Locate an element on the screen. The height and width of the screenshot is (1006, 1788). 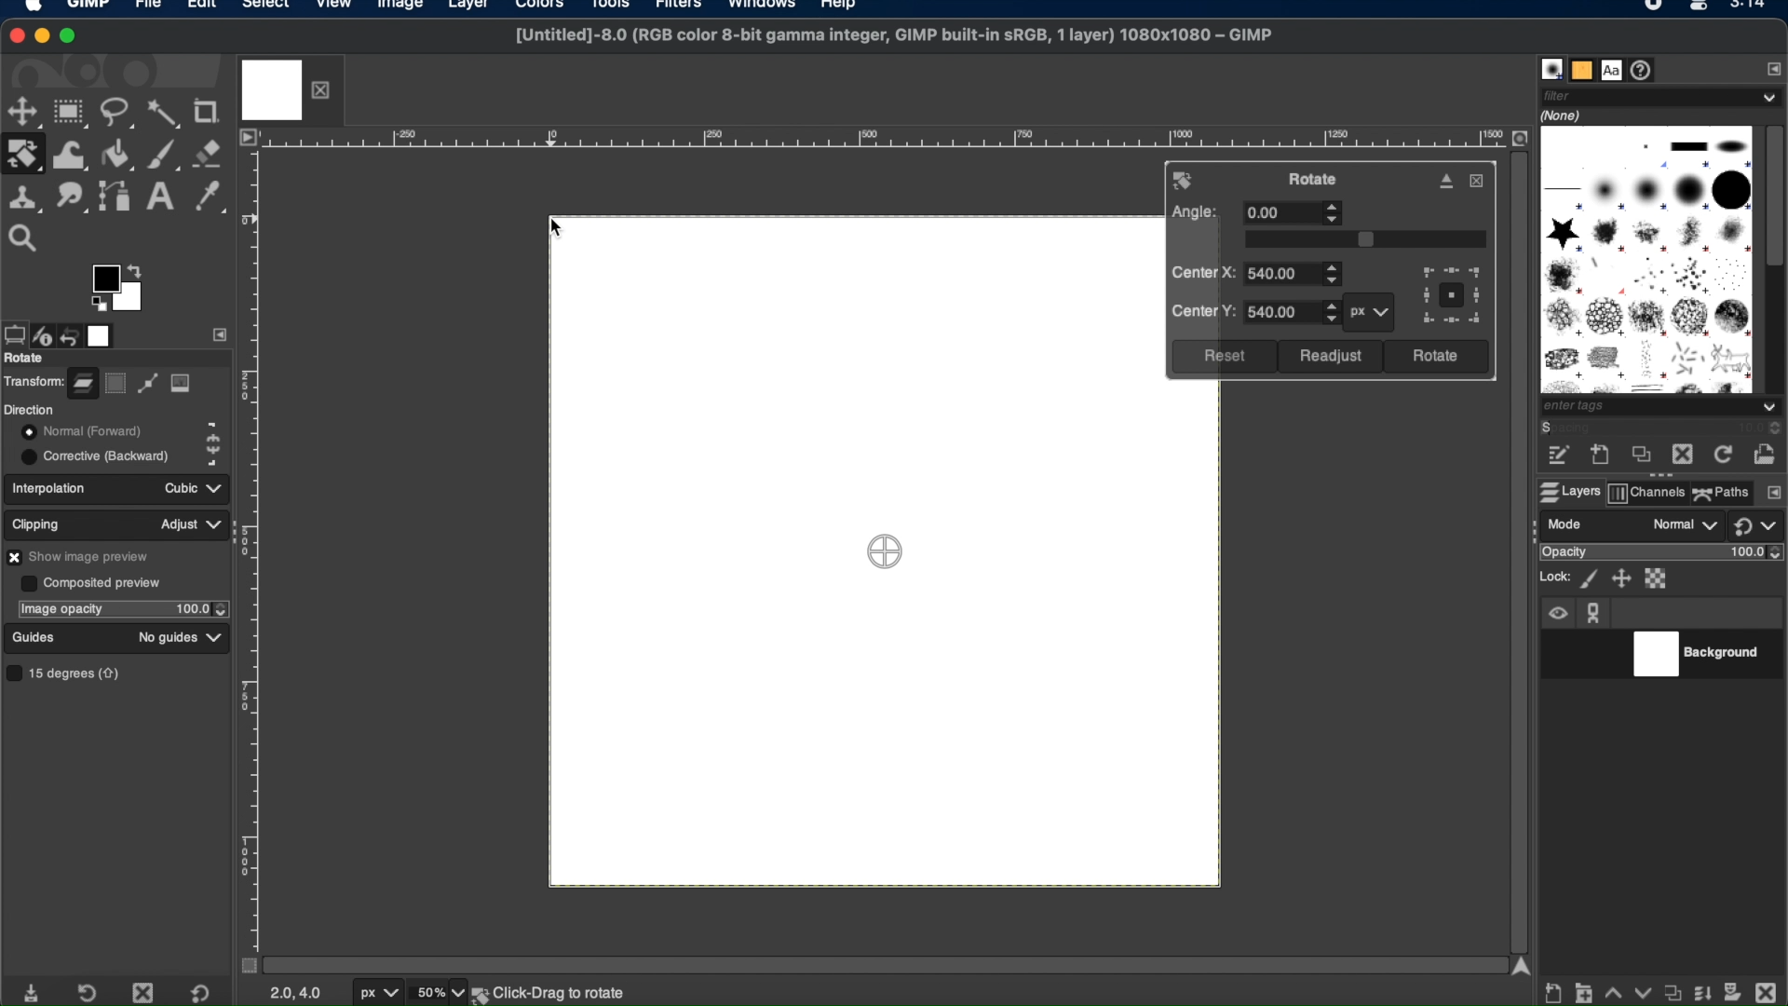
open brush as image is located at coordinates (1766, 450).